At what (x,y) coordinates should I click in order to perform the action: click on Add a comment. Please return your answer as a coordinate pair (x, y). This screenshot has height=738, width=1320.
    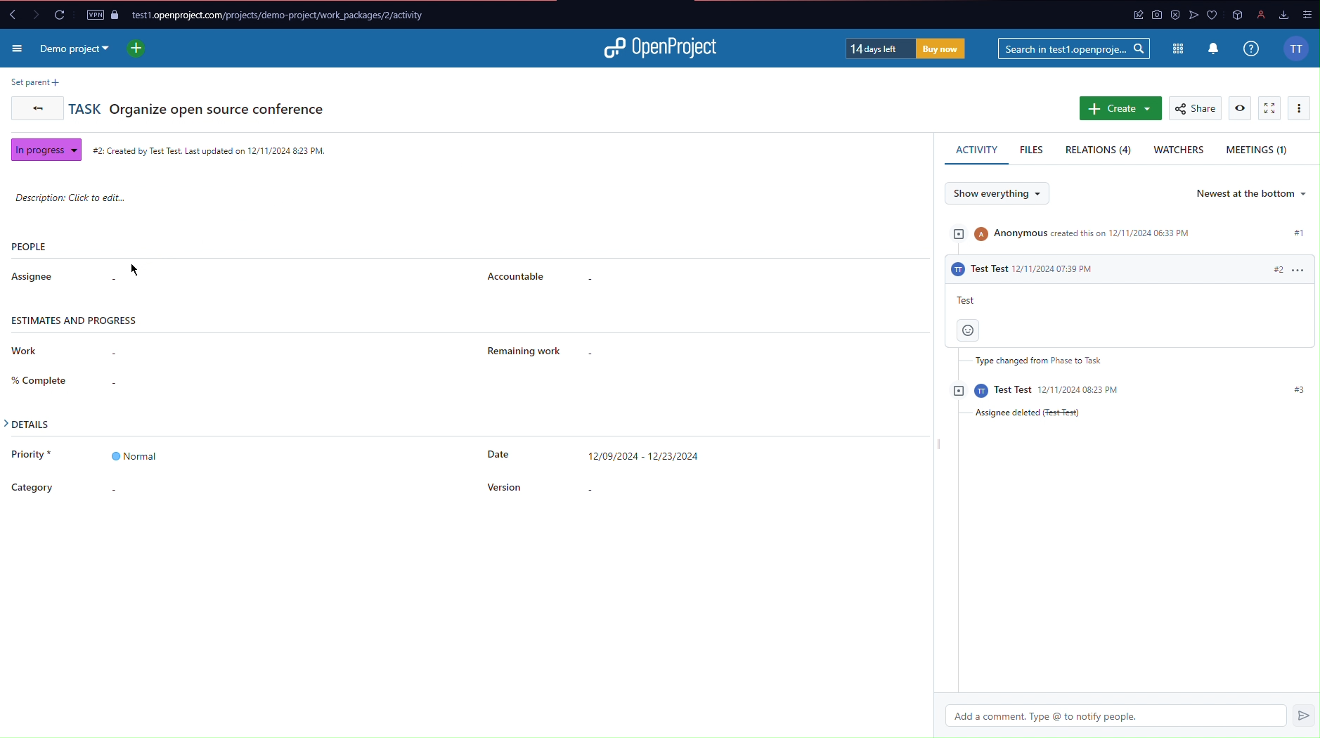
    Looking at the image, I should click on (1135, 716).